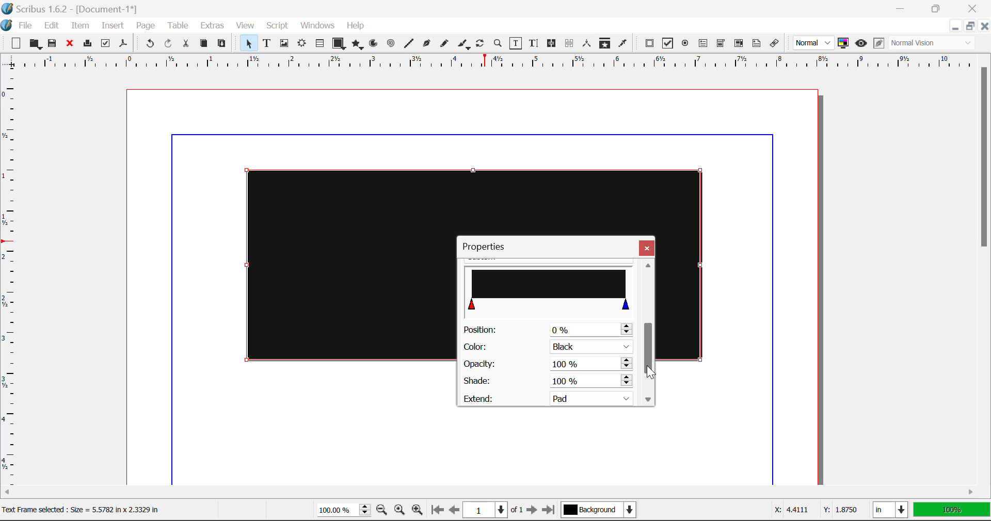 The image size is (991, 521). I want to click on Script, so click(278, 26).